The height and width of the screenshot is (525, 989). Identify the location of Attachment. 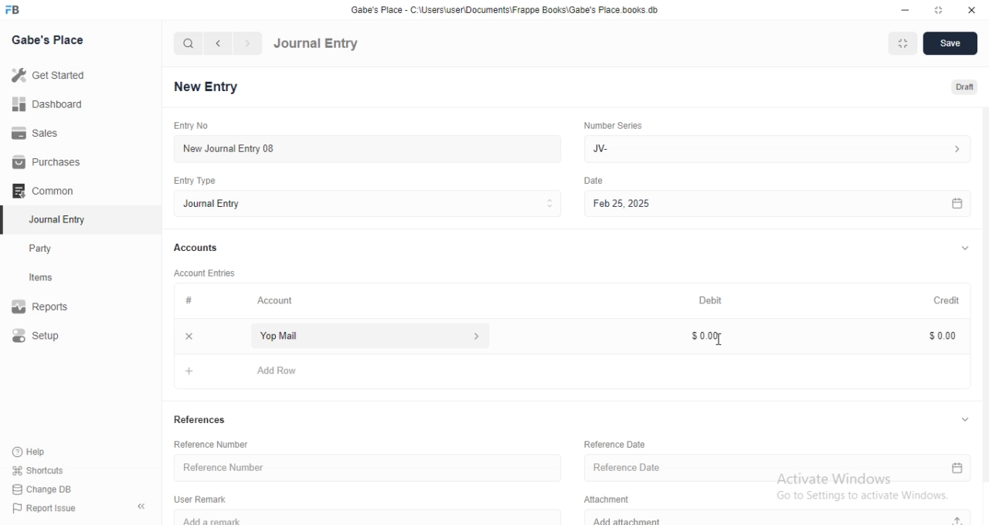
(603, 500).